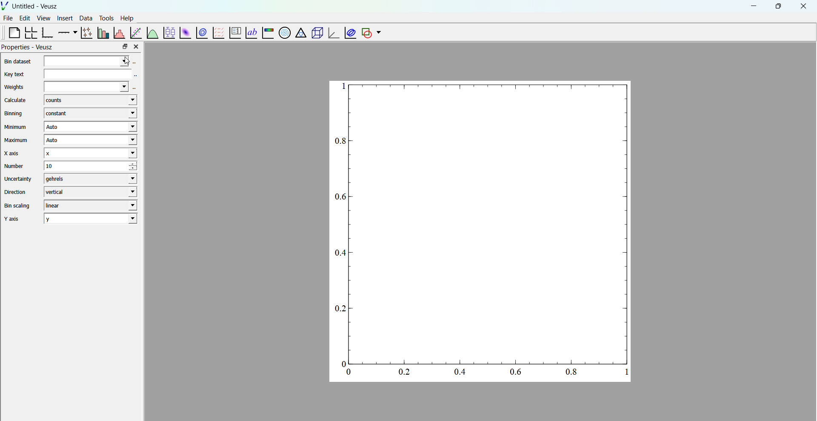  What do you see at coordinates (17, 206) in the screenshot?
I see `Bin scaling` at bounding box center [17, 206].